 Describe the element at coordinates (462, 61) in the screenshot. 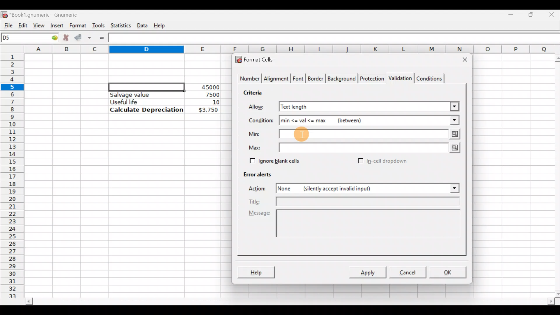

I see `Close` at that location.